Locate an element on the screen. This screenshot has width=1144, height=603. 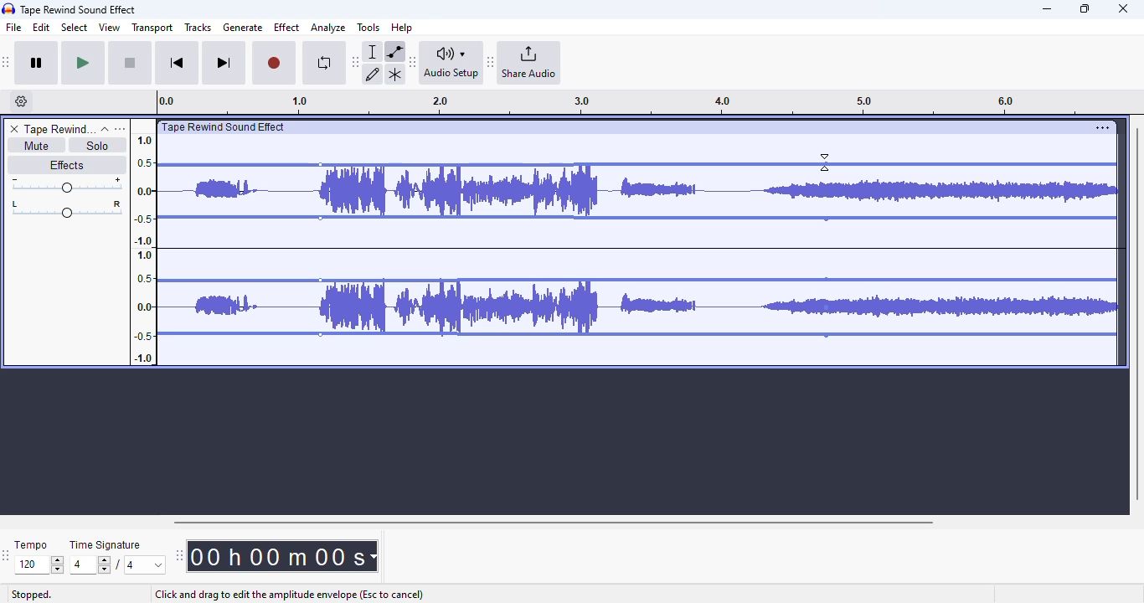
Max. time signature options is located at coordinates (146, 564).